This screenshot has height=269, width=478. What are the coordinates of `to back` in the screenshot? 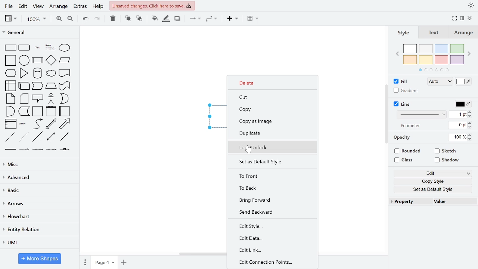 It's located at (139, 19).